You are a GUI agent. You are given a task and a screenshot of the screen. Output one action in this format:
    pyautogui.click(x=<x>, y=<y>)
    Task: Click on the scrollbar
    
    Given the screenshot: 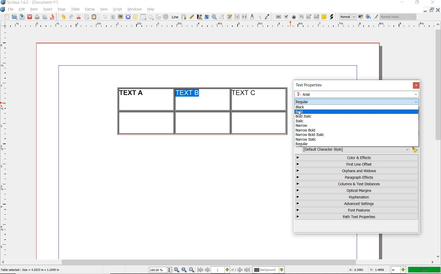 What is the action you would take?
    pyautogui.click(x=438, y=140)
    